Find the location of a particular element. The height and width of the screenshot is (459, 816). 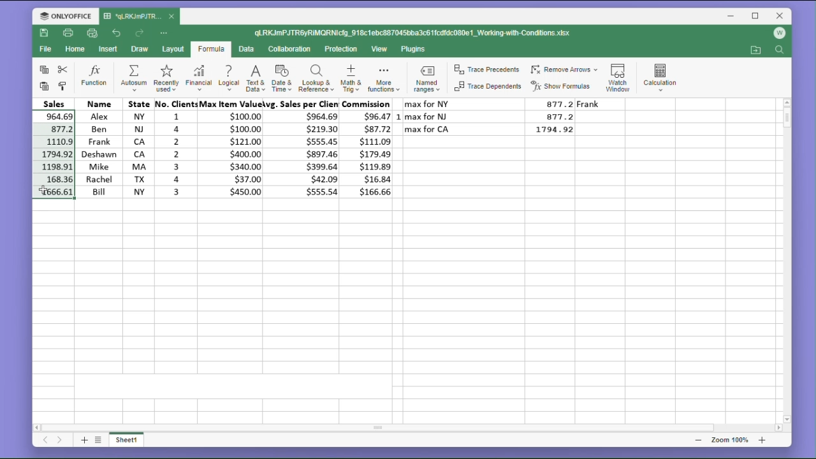

copy is located at coordinates (42, 70).